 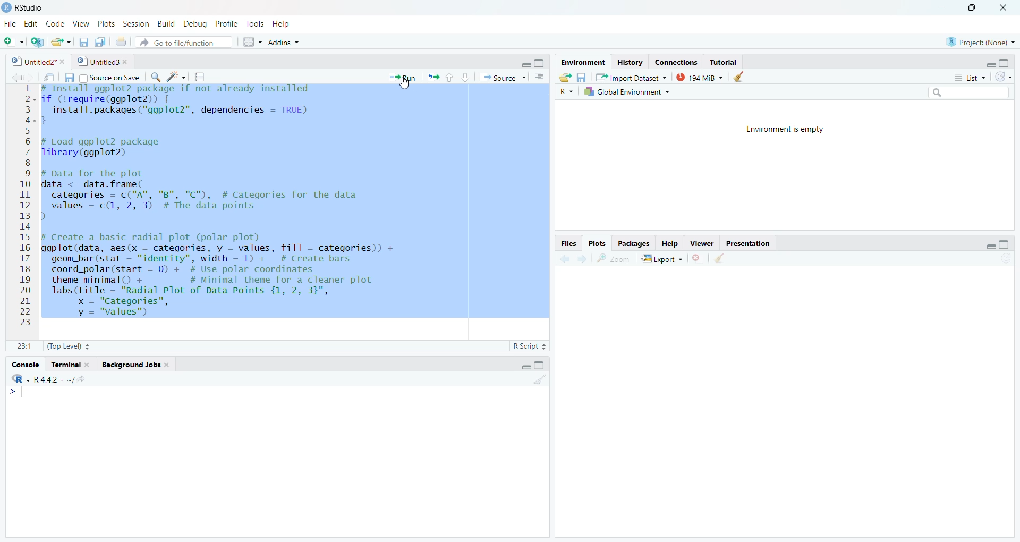 I want to click on workspace panes, so click(x=254, y=41).